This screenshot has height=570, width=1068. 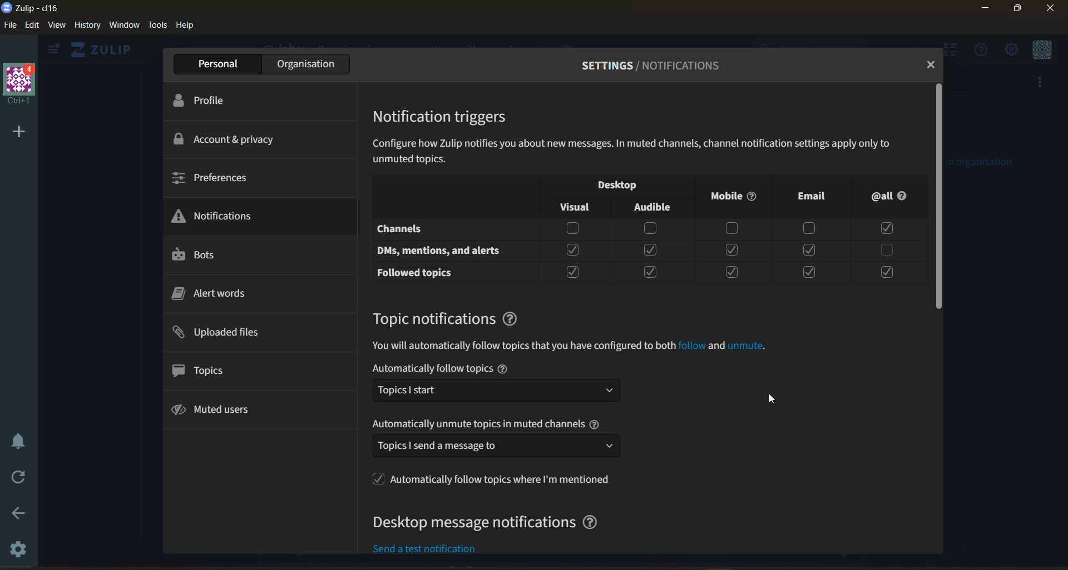 I want to click on Checkbox, so click(x=733, y=251).